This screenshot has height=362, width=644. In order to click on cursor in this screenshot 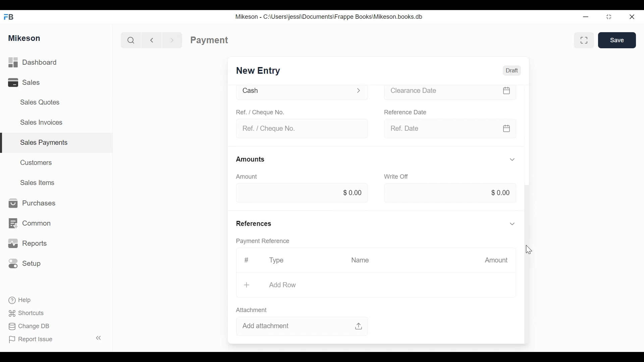, I will do `click(529, 249)`.